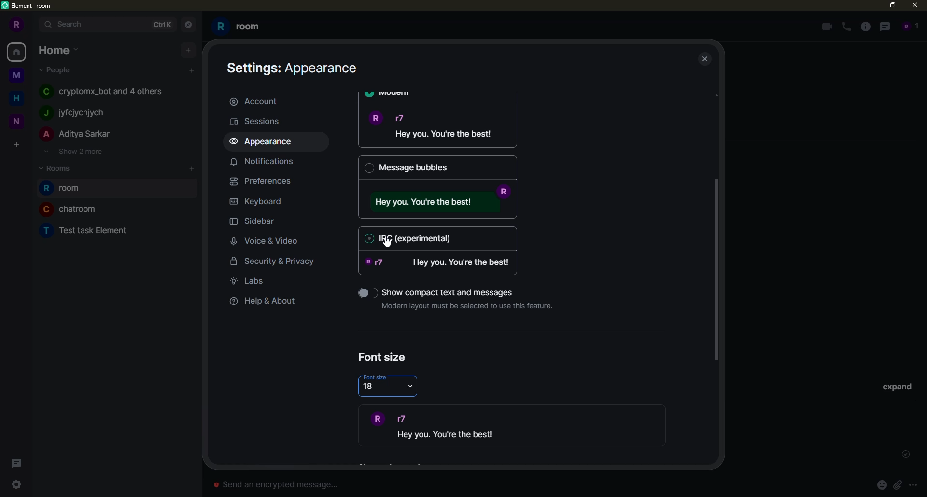  Describe the element at coordinates (258, 201) in the screenshot. I see `keyboard` at that location.